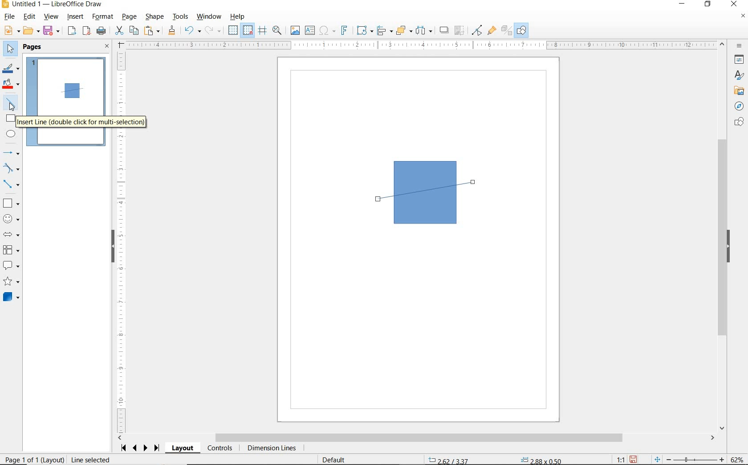 The height and width of the screenshot is (465, 748). What do you see at coordinates (728, 247) in the screenshot?
I see `HIDE` at bounding box center [728, 247].